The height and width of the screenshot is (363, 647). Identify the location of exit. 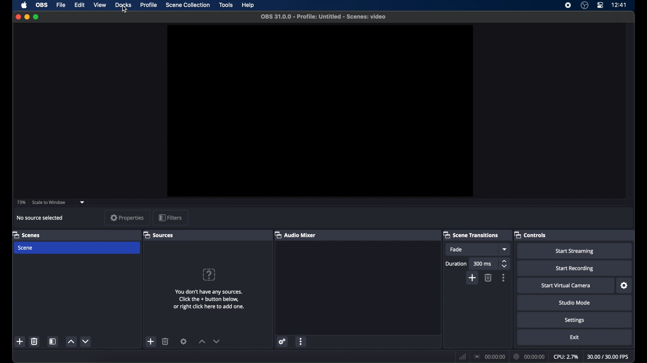
(575, 338).